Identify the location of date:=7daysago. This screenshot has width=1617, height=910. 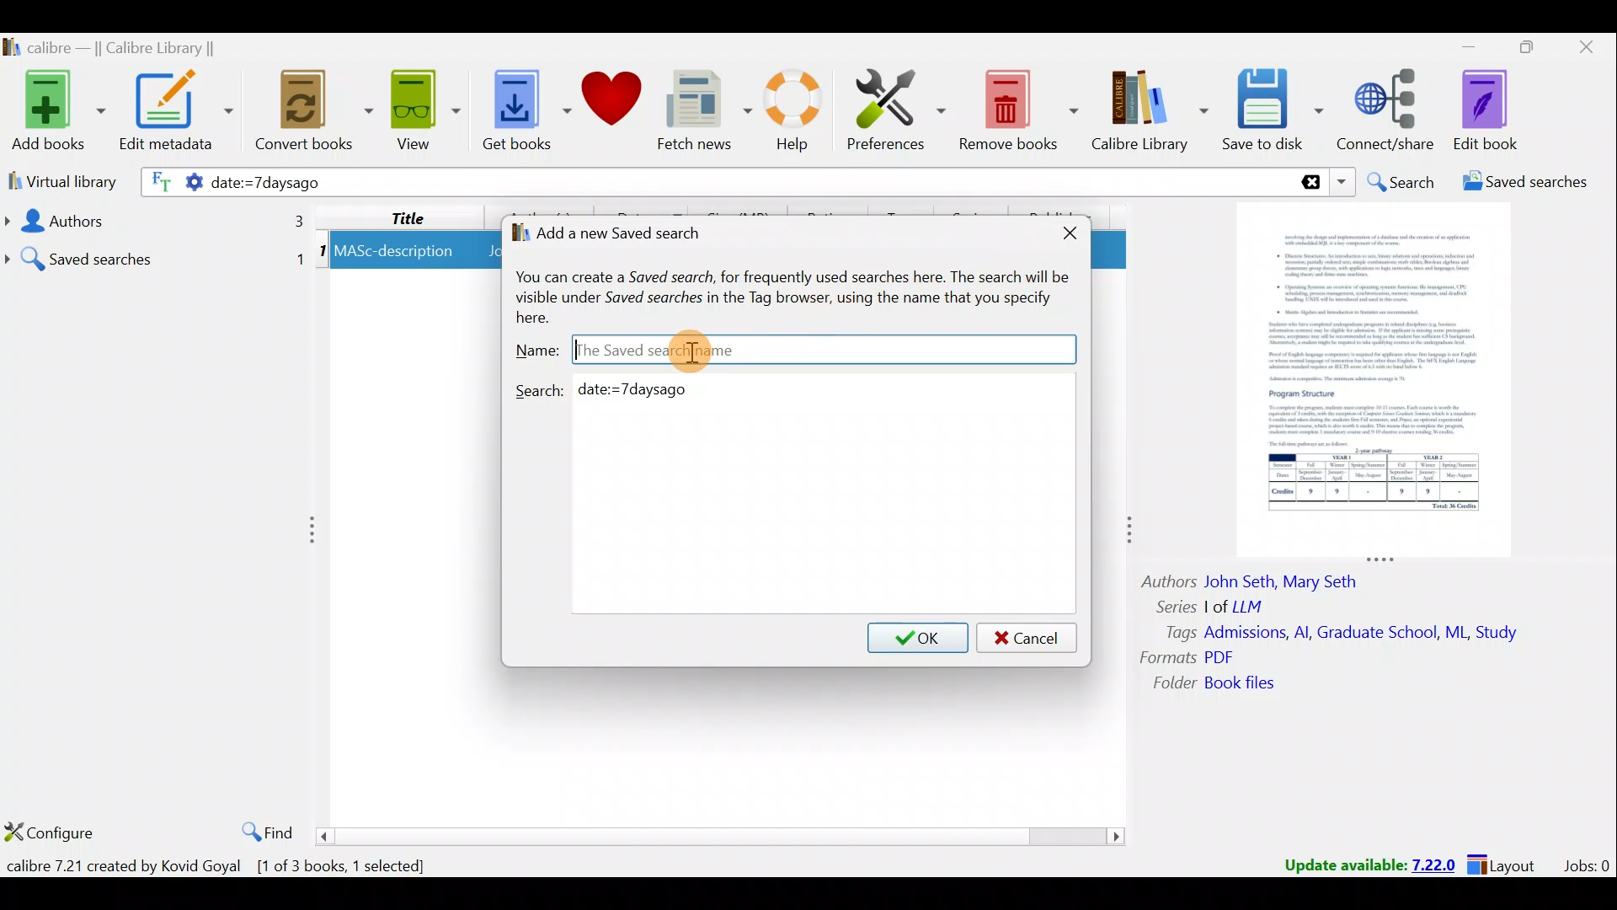
(642, 390).